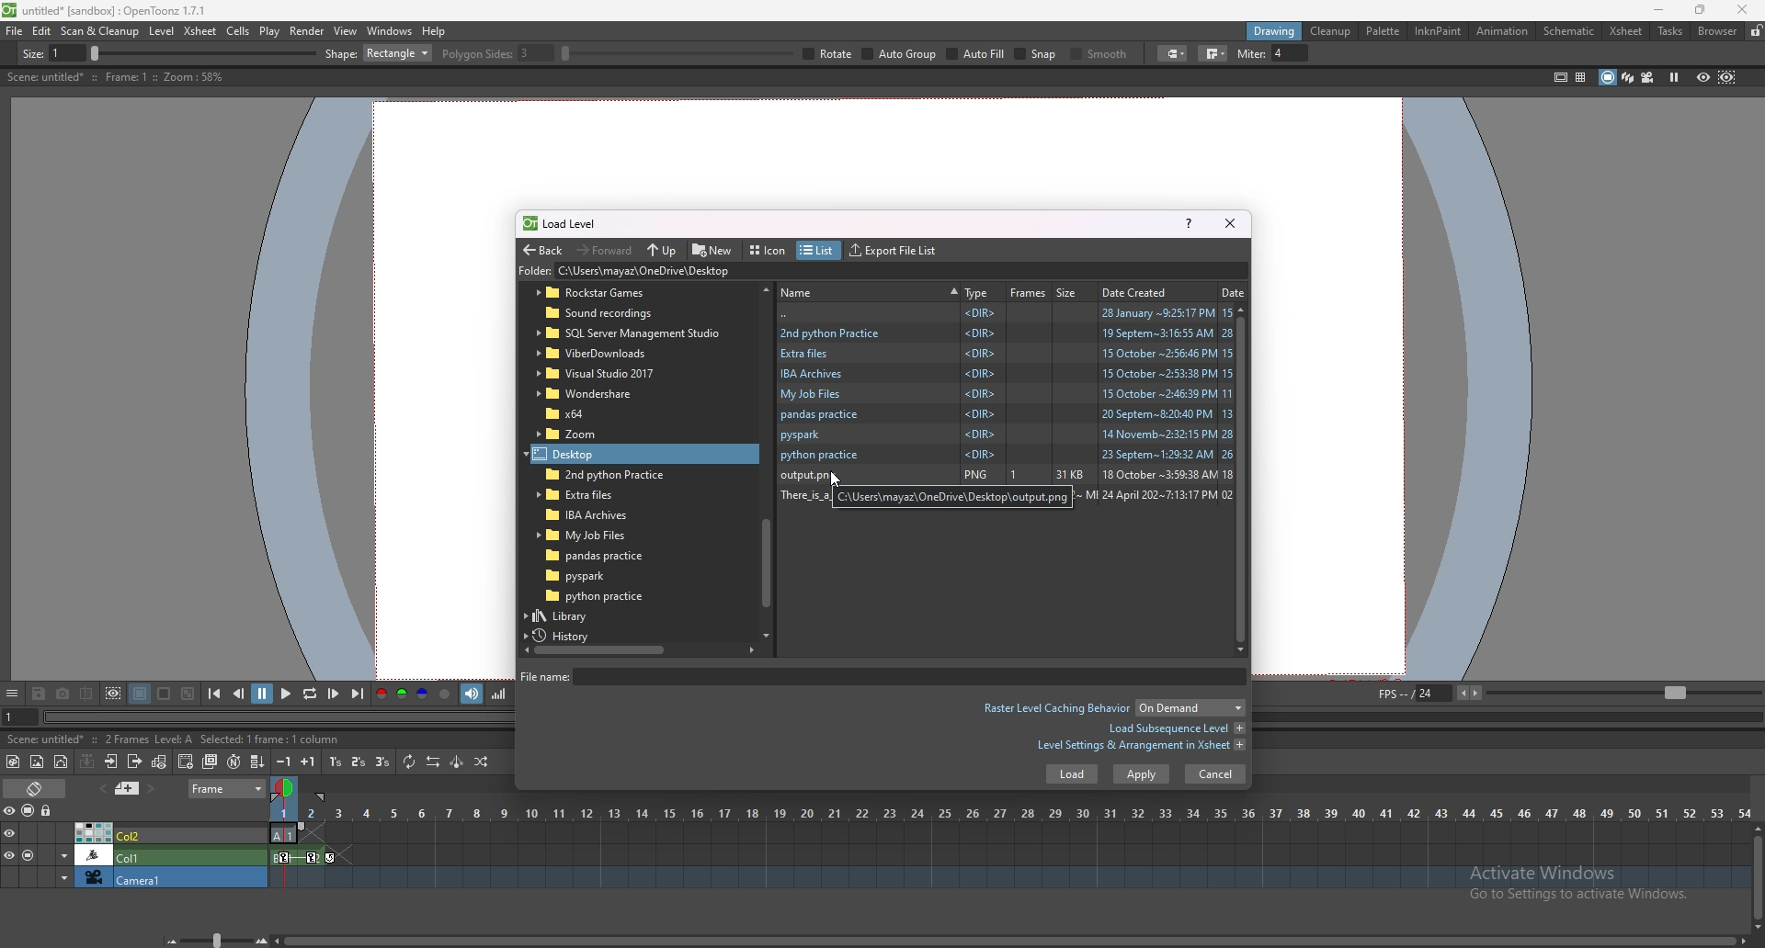 This screenshot has width=1765, height=948. What do you see at coordinates (816, 251) in the screenshot?
I see `list` at bounding box center [816, 251].